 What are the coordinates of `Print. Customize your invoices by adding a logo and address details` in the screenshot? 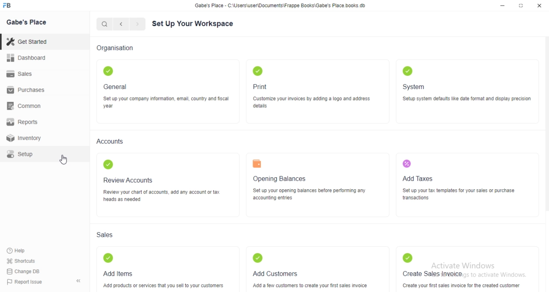 It's located at (317, 89).